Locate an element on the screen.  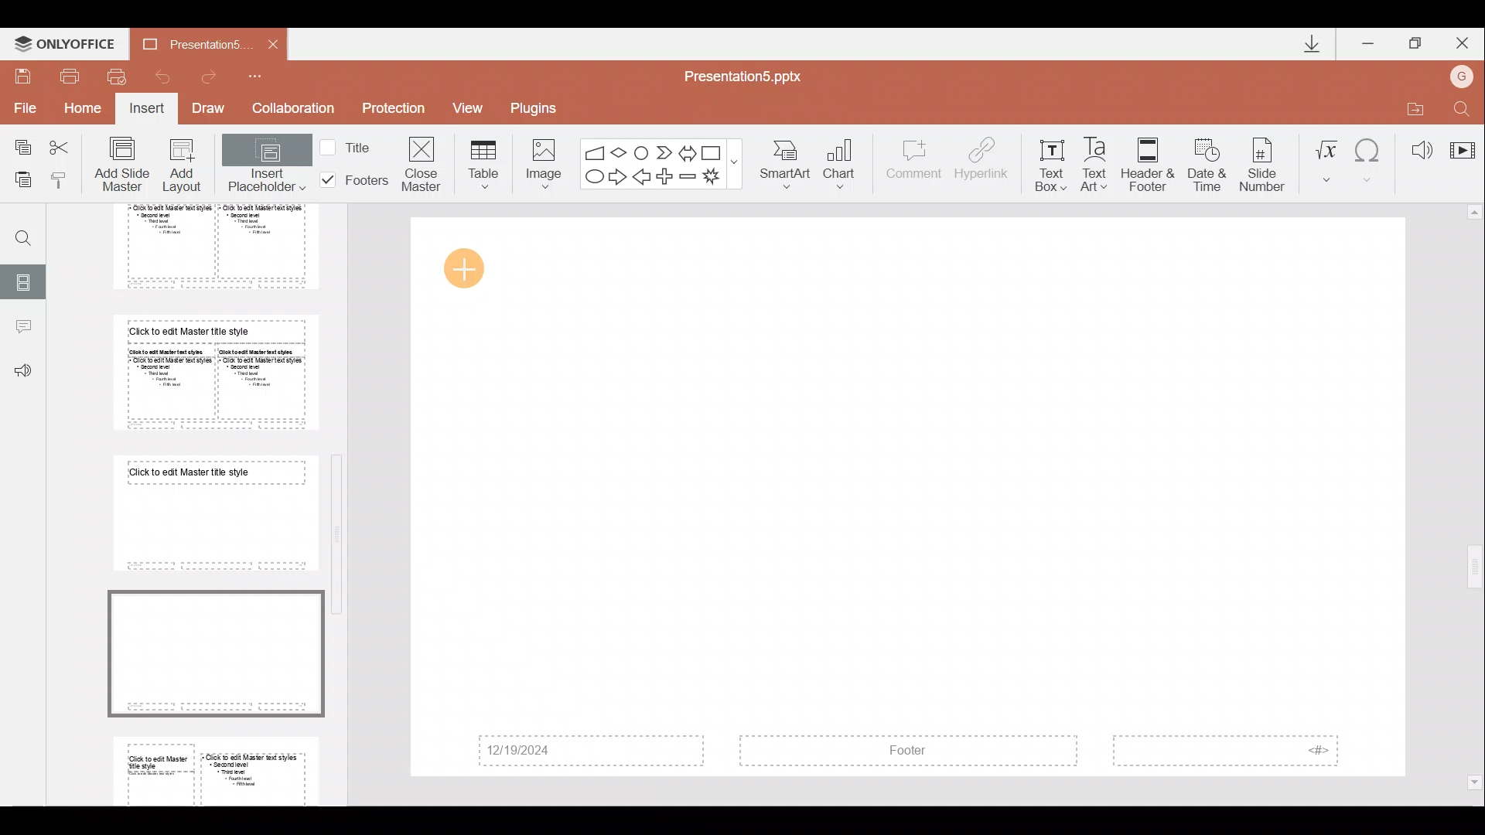
Document name is located at coordinates (752, 75).